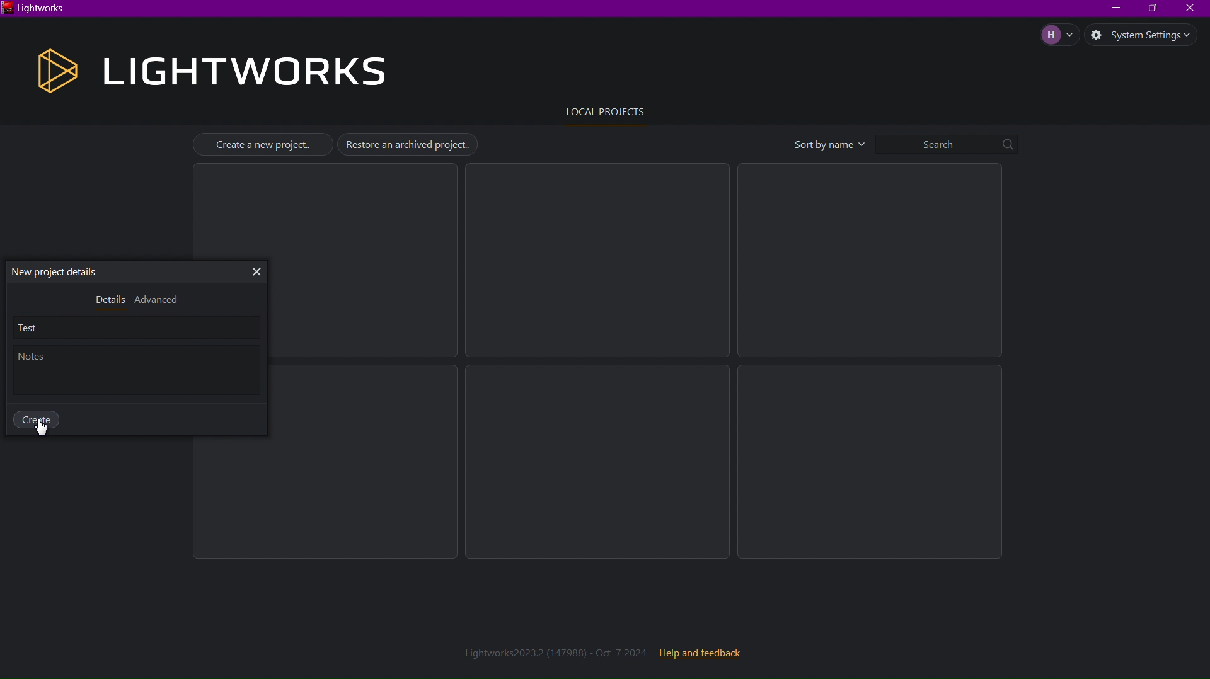  What do you see at coordinates (108, 300) in the screenshot?
I see `Details` at bounding box center [108, 300].